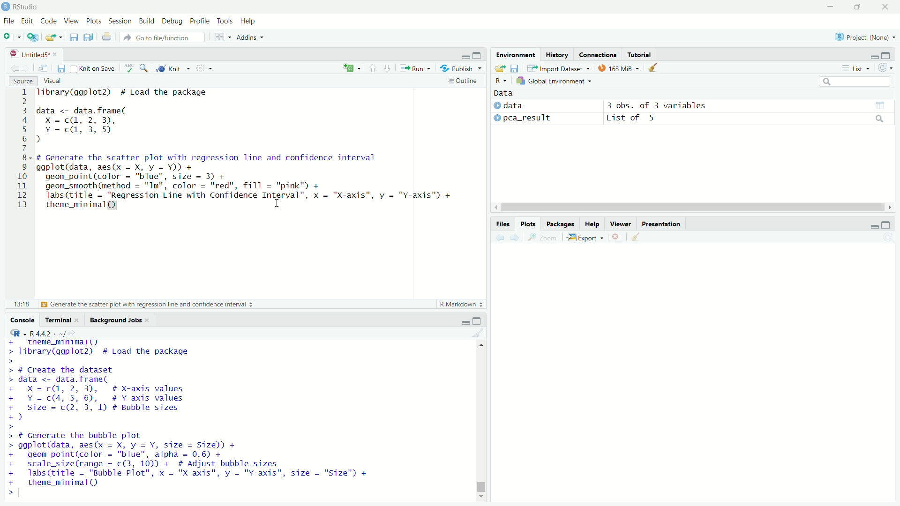 Image resolution: width=900 pixels, height=506 pixels. Describe the element at coordinates (93, 21) in the screenshot. I see `Plots` at that location.